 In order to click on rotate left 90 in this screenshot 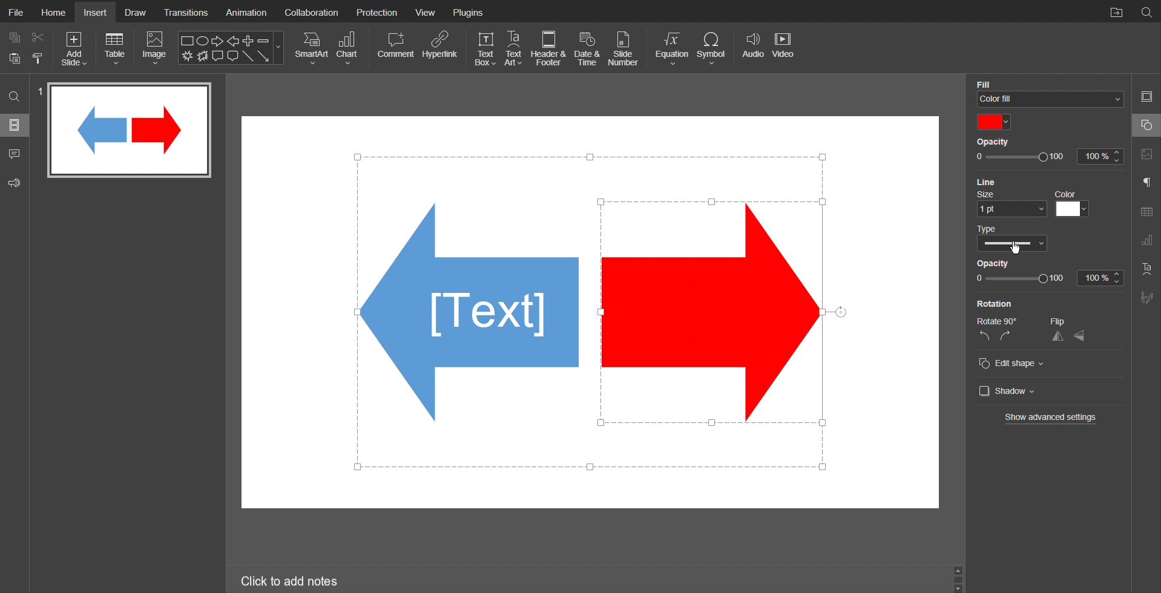, I will do `click(982, 338)`.